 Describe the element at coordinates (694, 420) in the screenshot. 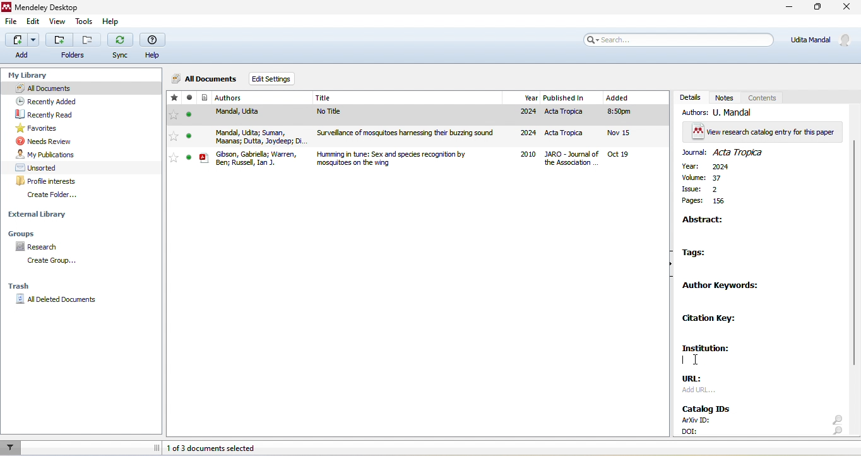

I see `ar-xiv id` at that location.